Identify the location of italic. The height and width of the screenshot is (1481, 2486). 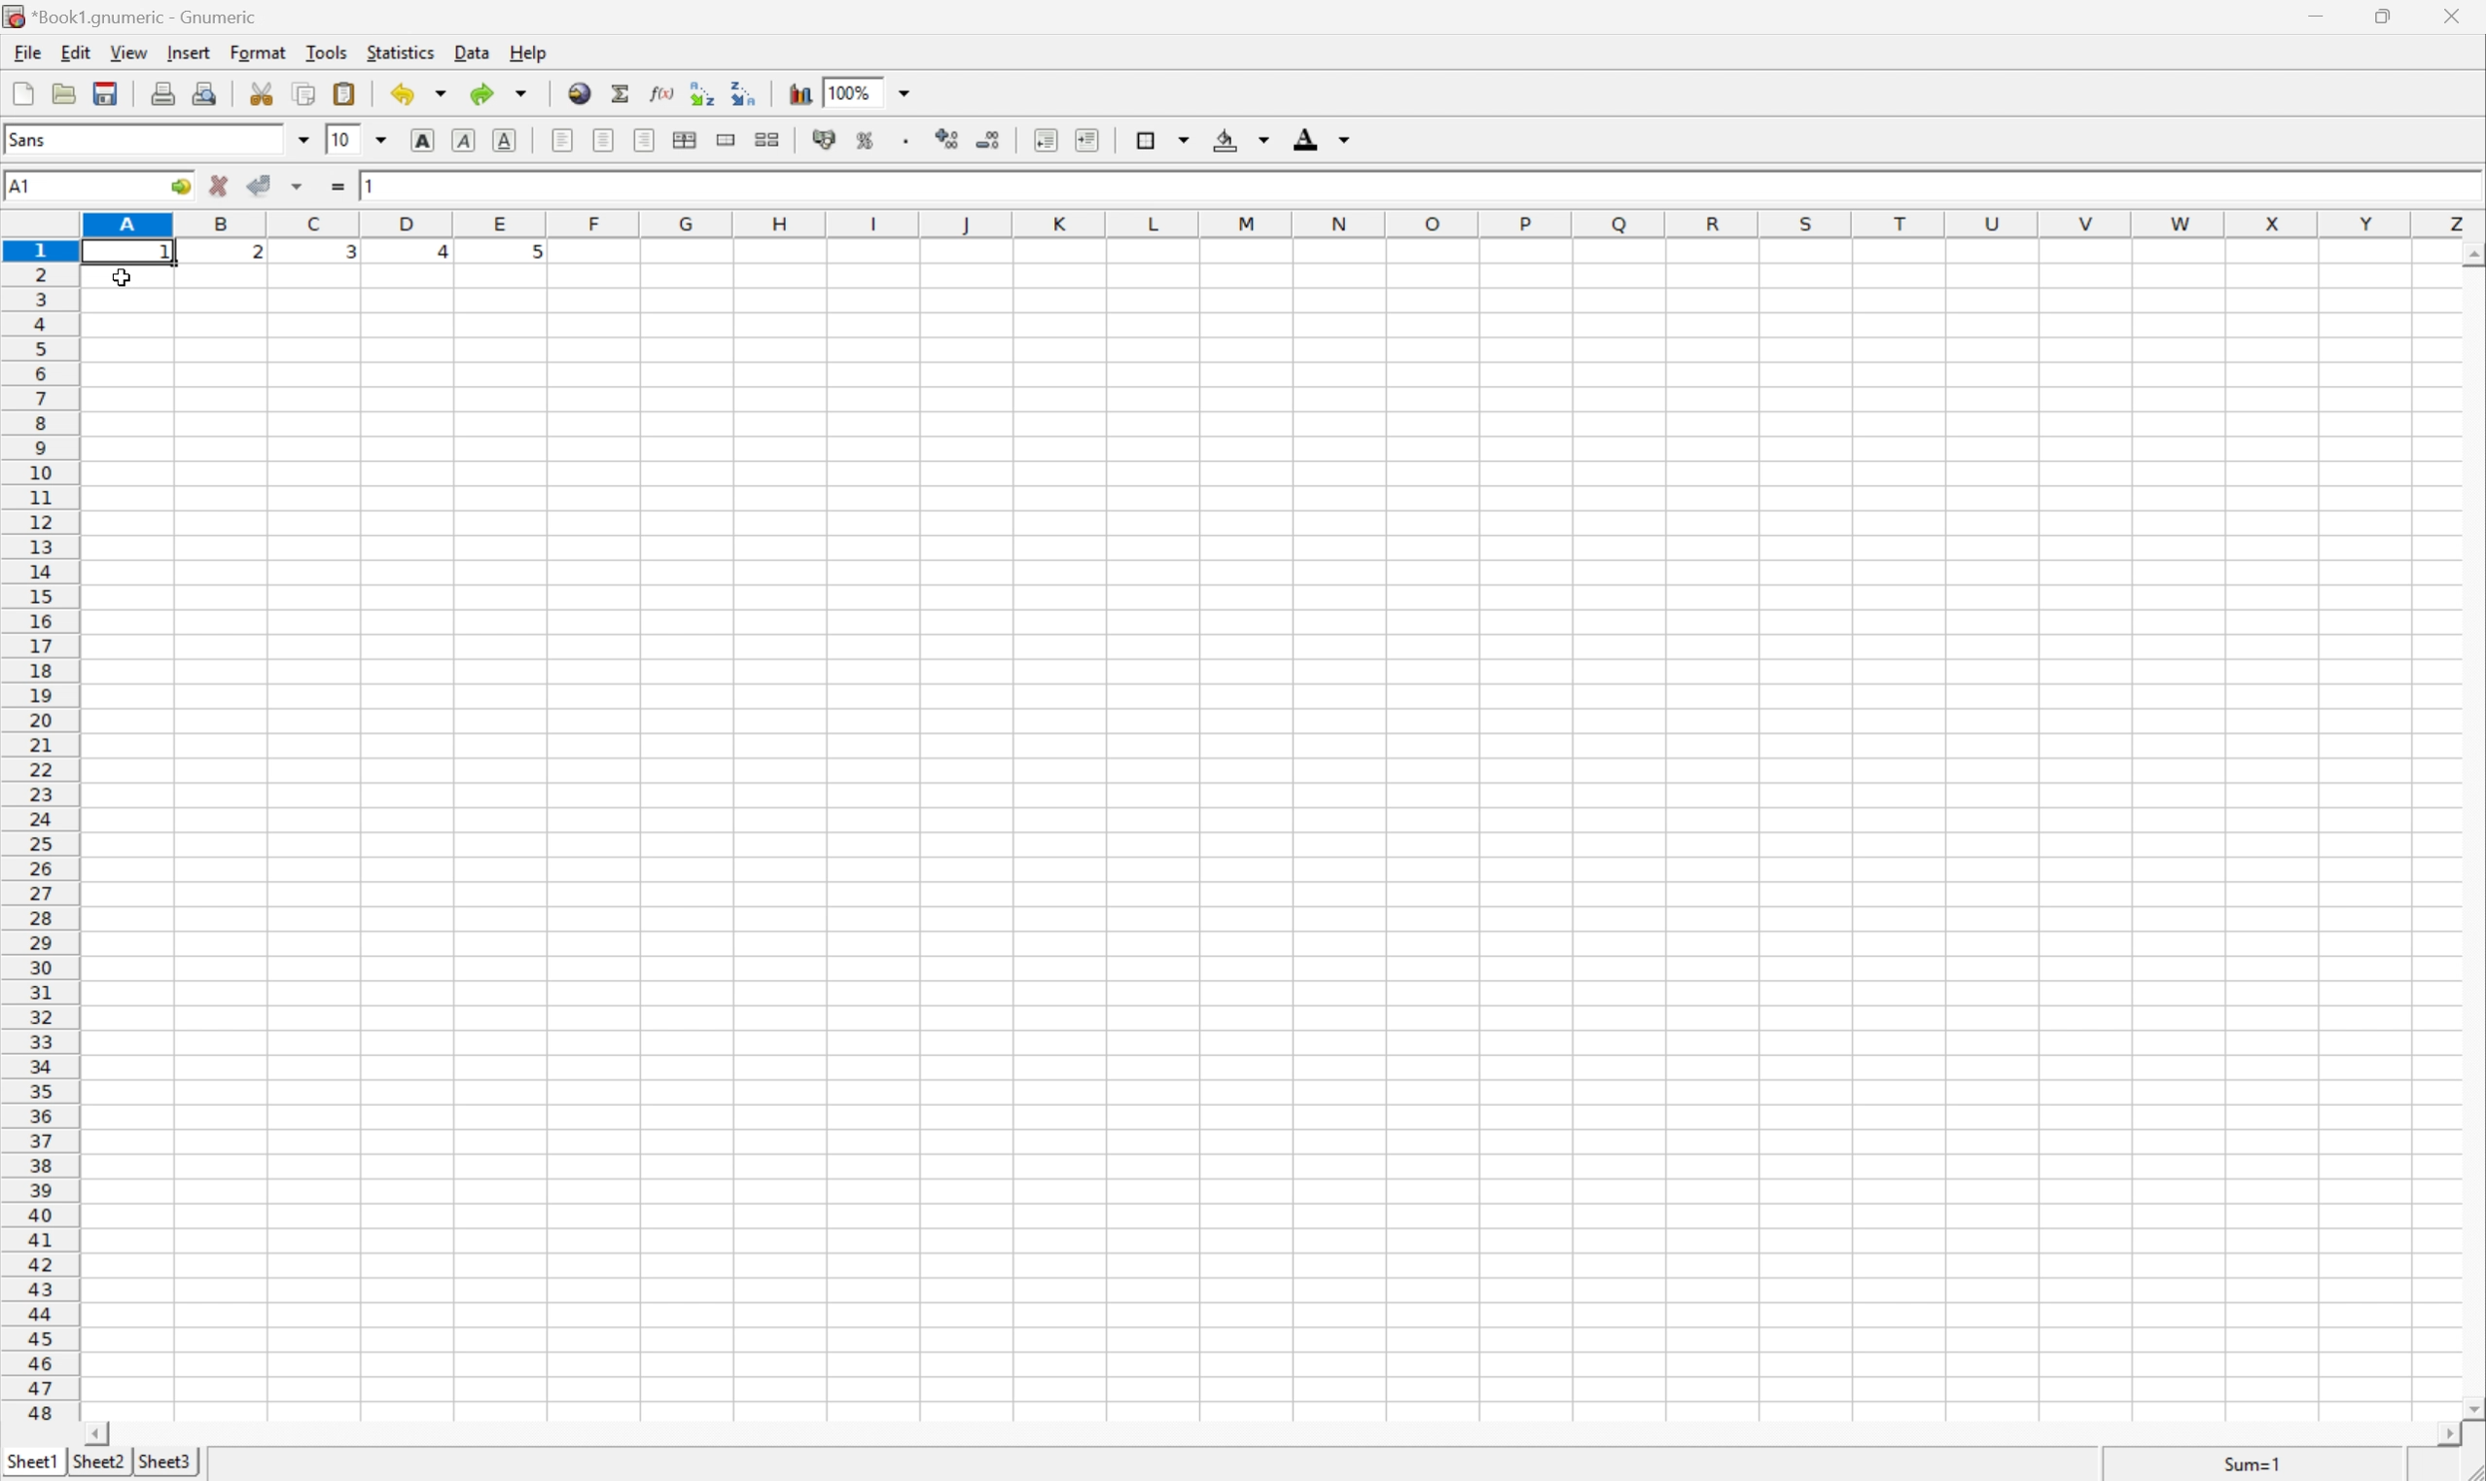
(465, 140).